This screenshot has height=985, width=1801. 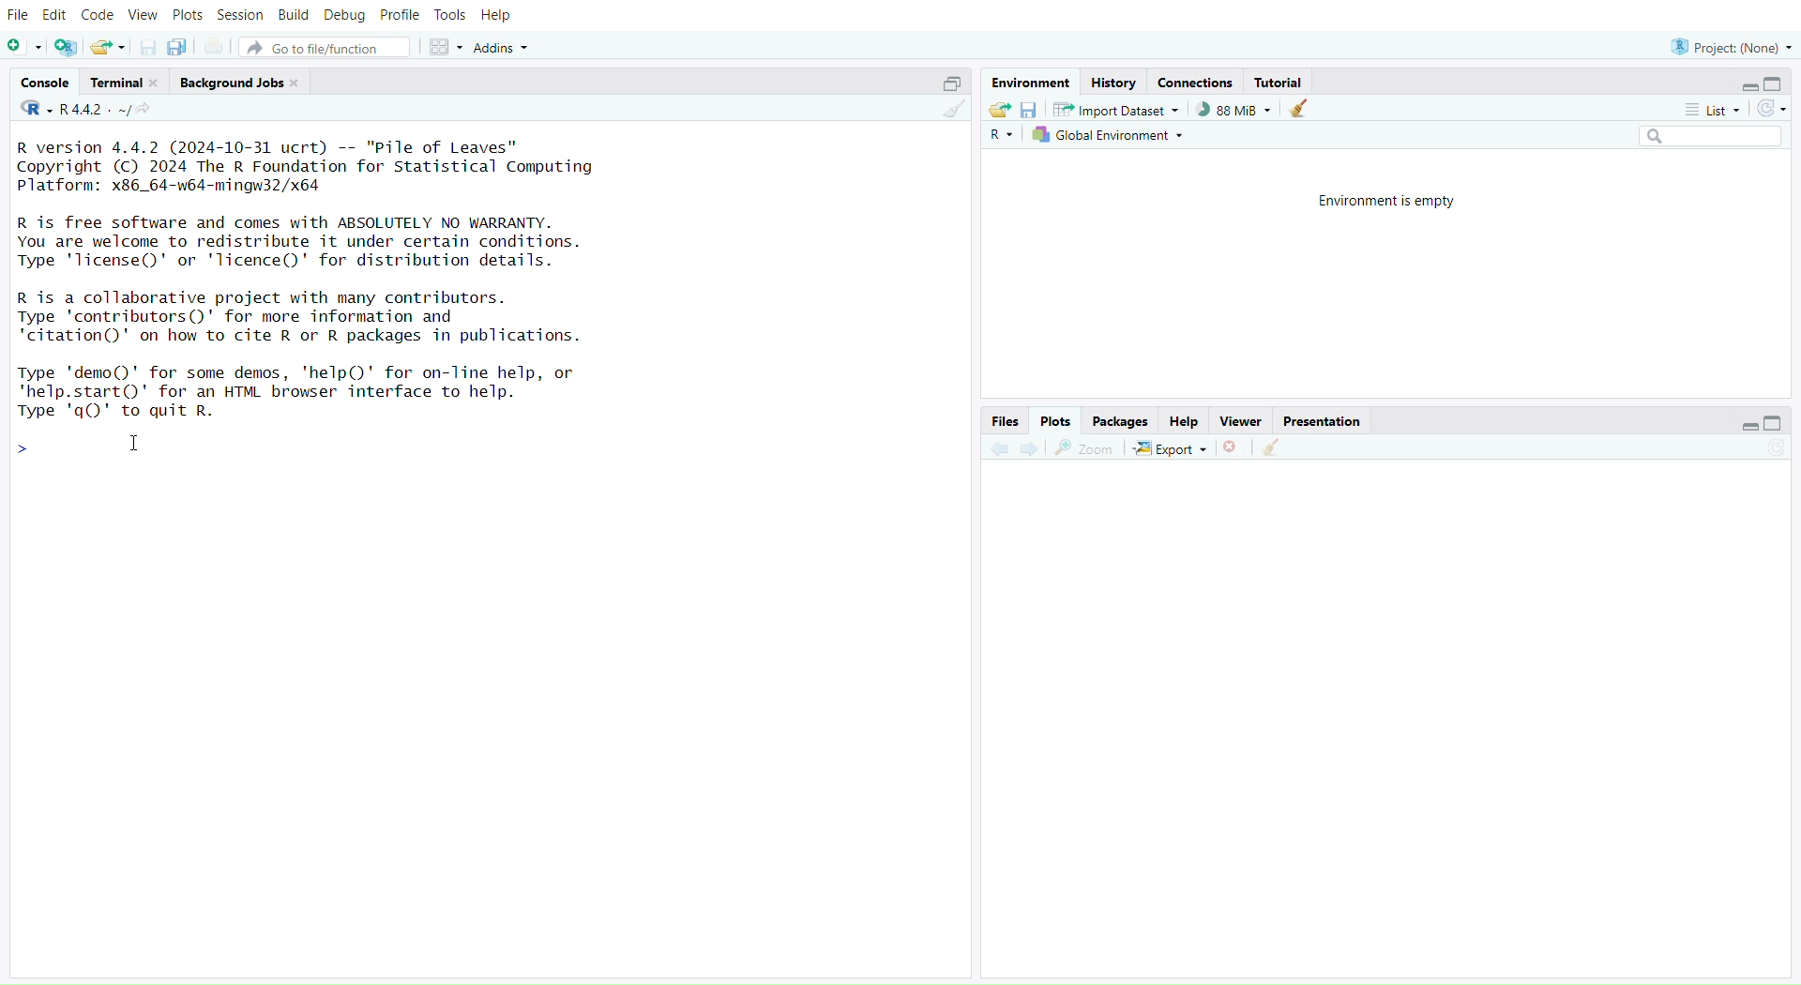 I want to click on console, so click(x=44, y=81).